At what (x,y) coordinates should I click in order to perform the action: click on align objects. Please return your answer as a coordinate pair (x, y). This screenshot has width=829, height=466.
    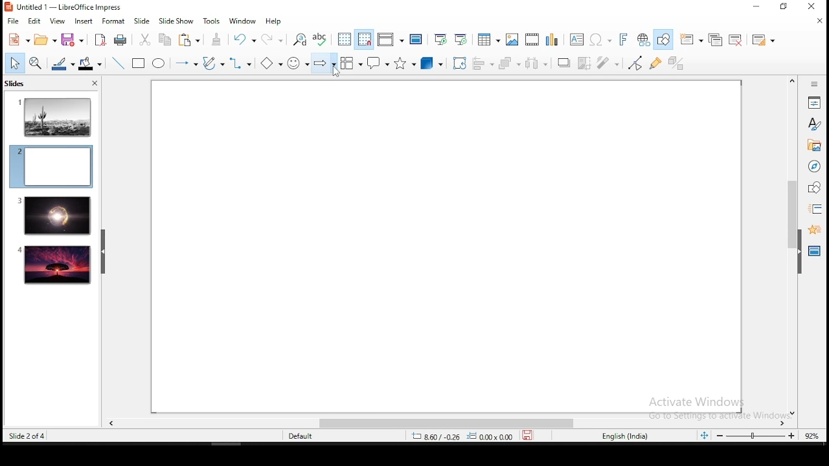
    Looking at the image, I should click on (486, 64).